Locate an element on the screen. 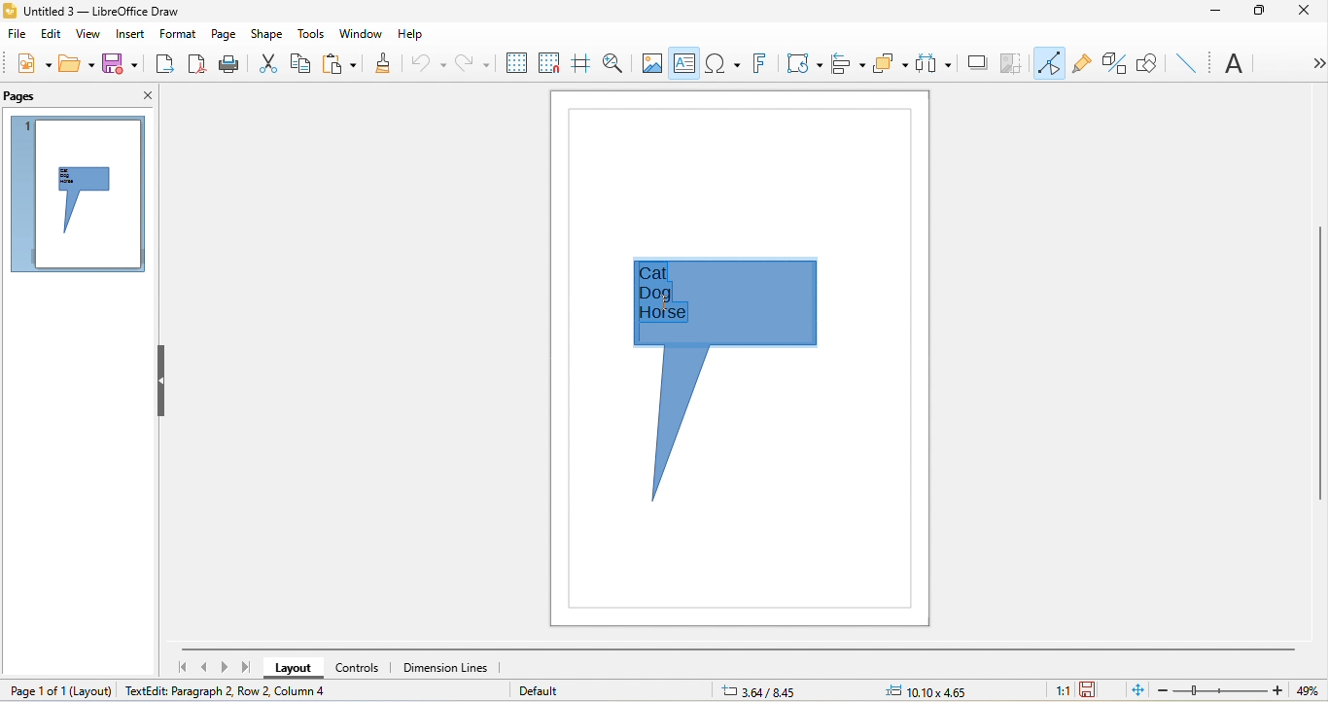 The image size is (1328, 702). transformation is located at coordinates (804, 66).